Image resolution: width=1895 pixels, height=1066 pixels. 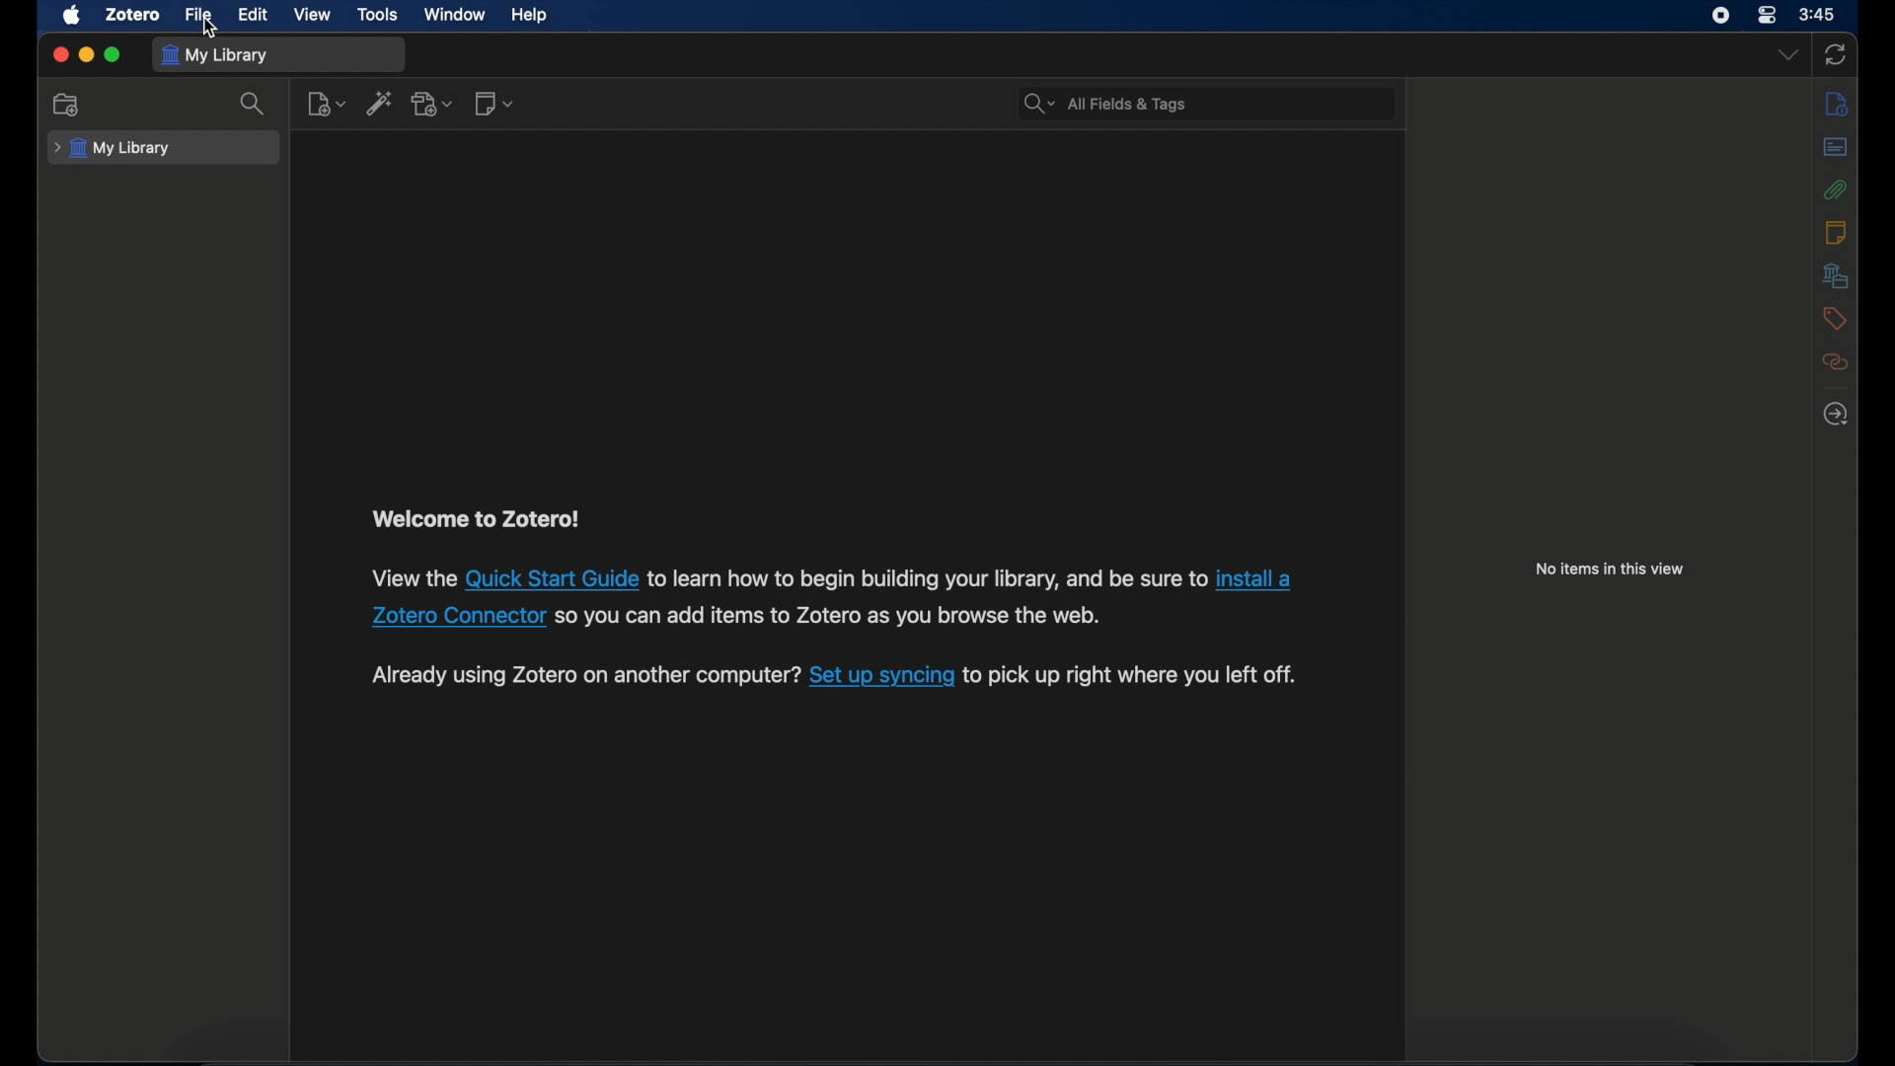 I want to click on related, so click(x=1837, y=362).